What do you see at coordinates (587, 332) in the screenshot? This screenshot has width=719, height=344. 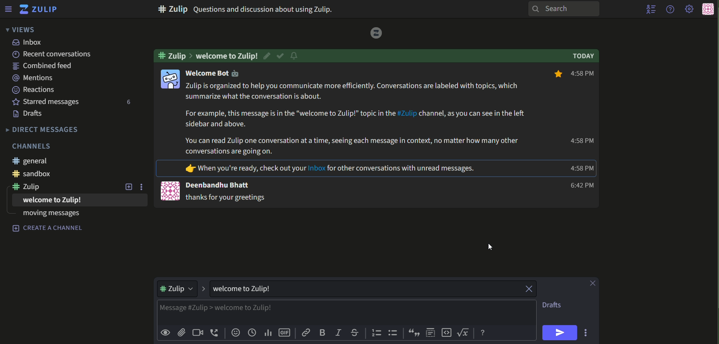 I see `options` at bounding box center [587, 332].